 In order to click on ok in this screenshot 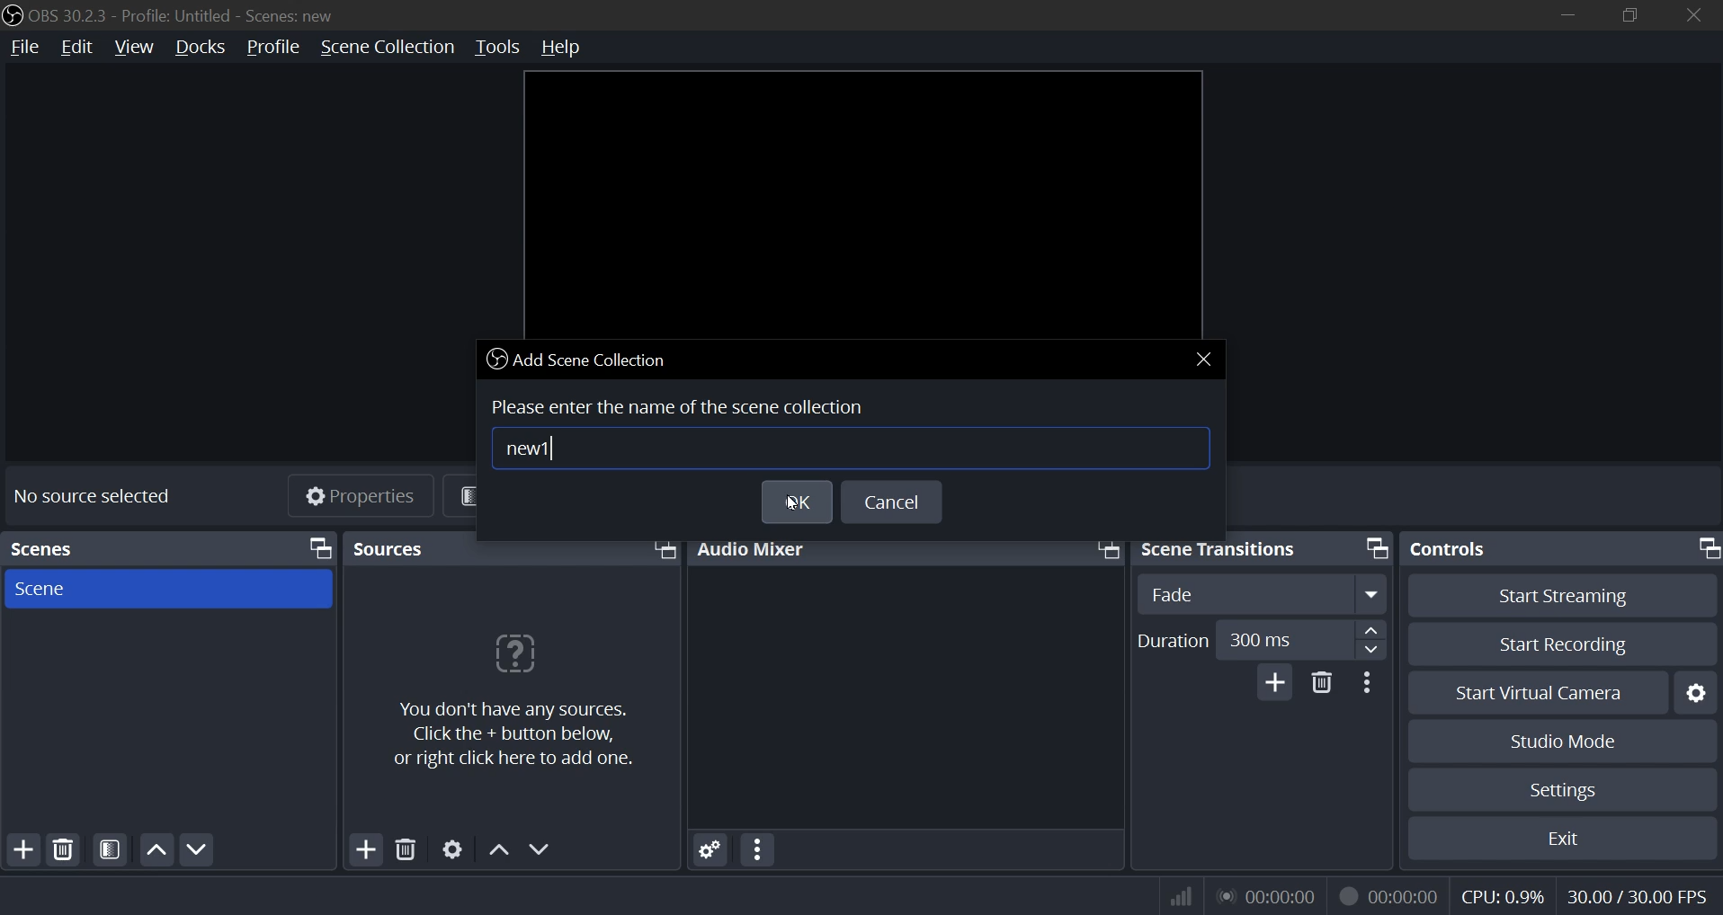, I will do `click(795, 502)`.